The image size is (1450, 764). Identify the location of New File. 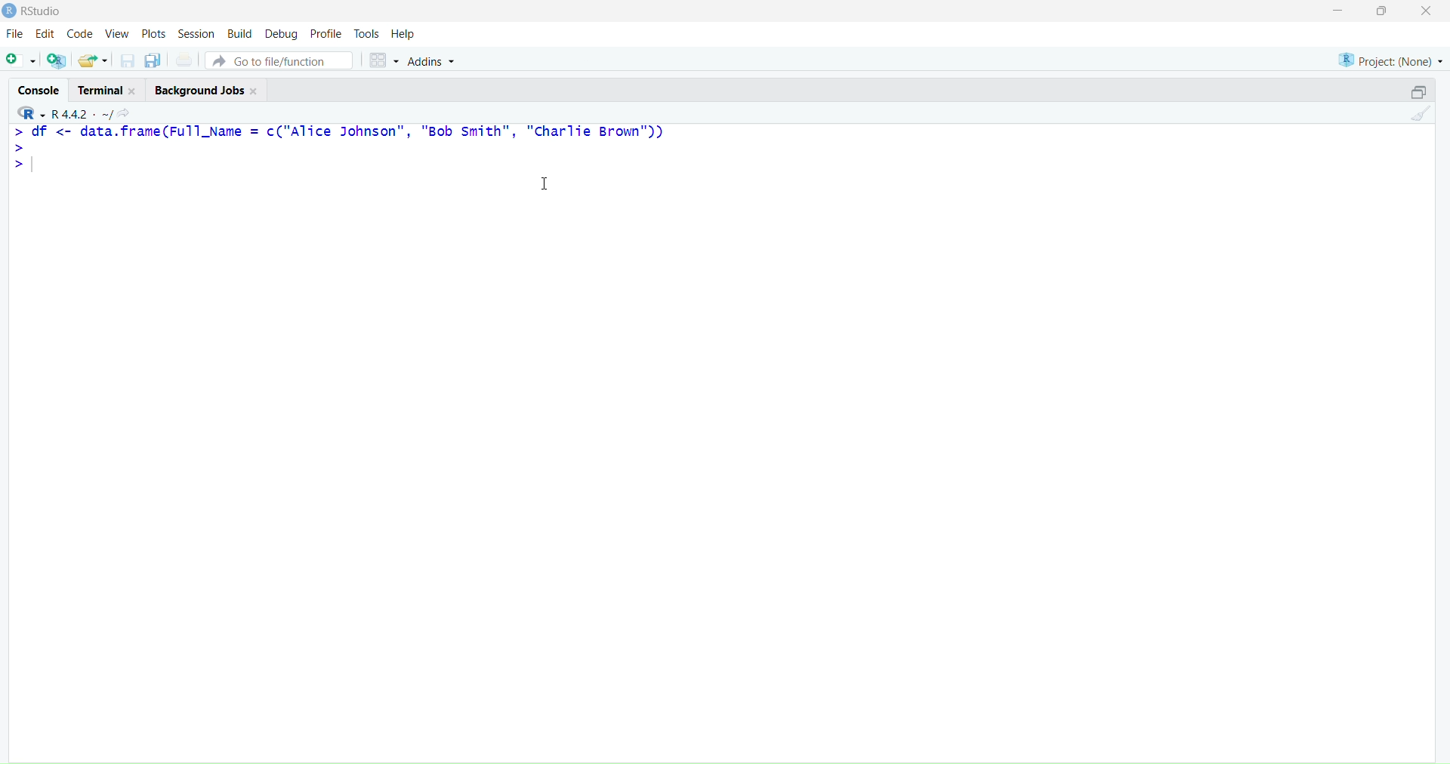
(20, 60).